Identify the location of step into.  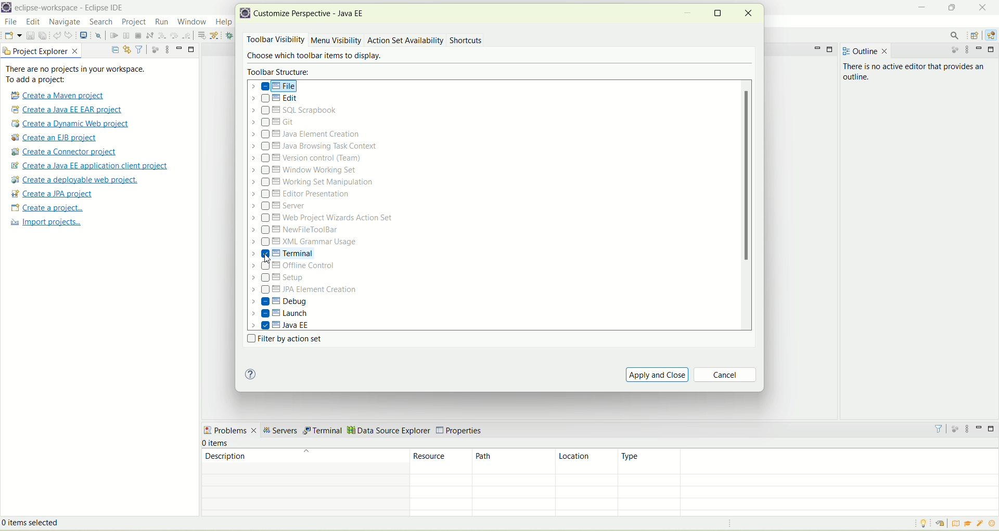
(163, 37).